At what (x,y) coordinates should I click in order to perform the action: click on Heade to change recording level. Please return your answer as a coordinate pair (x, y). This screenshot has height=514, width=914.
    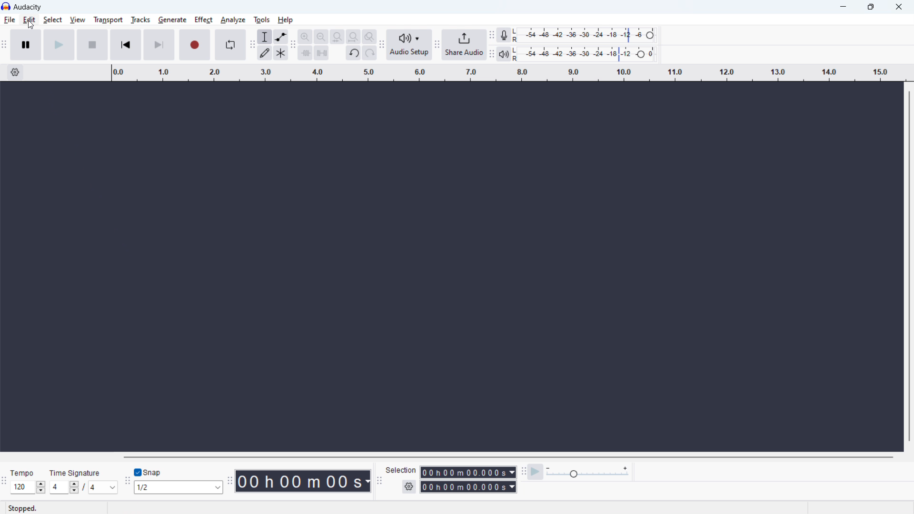
    Looking at the image, I should click on (650, 35).